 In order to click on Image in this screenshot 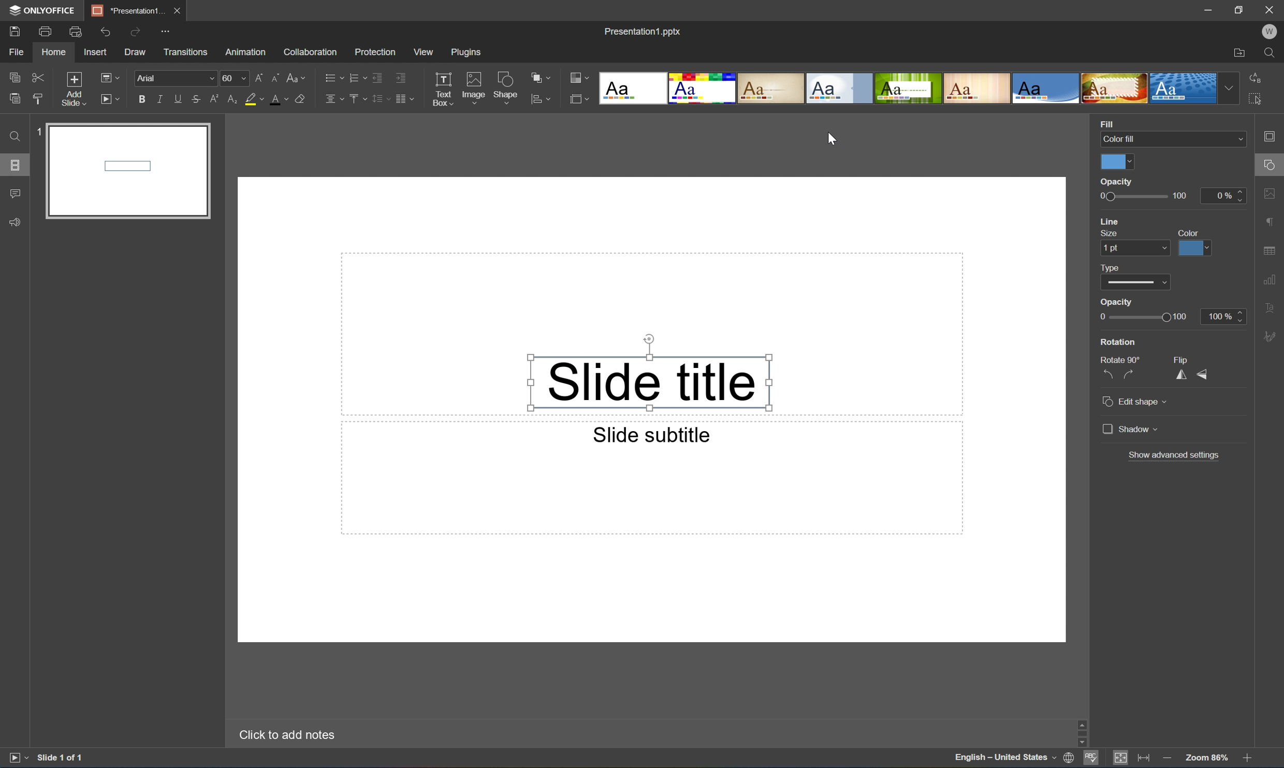, I will do `click(471, 86)`.